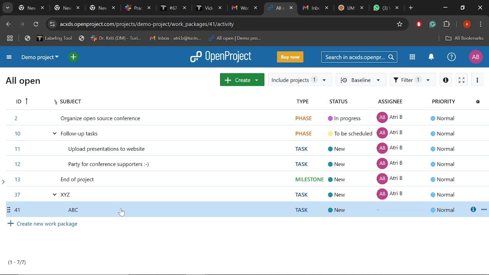  What do you see at coordinates (17, 262) in the screenshot?
I see `tasks count` at bounding box center [17, 262].